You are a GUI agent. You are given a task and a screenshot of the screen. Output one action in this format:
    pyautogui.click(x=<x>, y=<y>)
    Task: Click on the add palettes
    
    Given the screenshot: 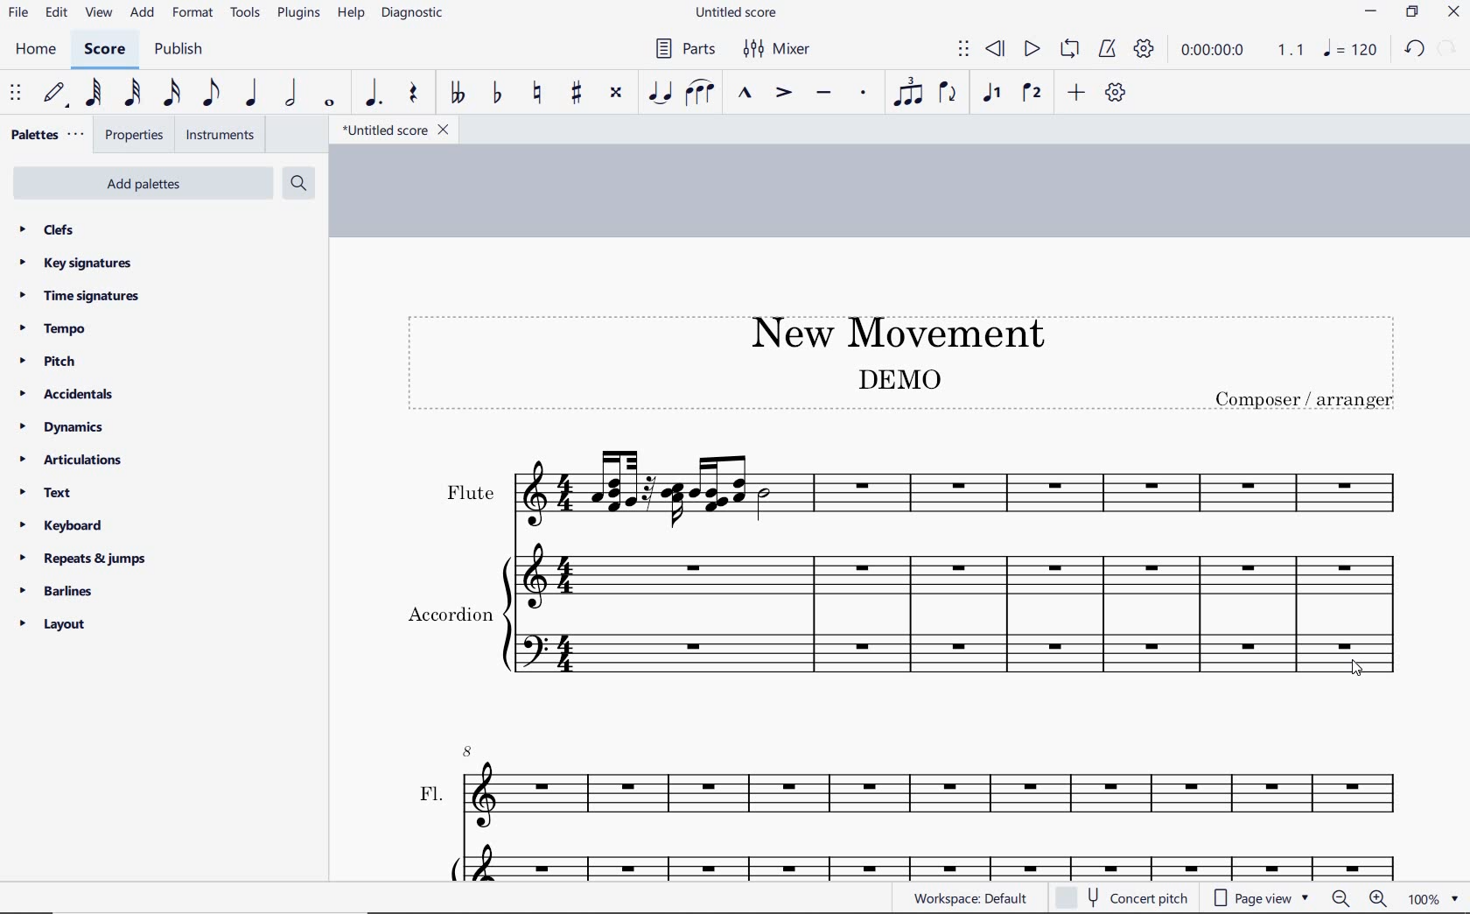 What is the action you would take?
    pyautogui.click(x=145, y=186)
    